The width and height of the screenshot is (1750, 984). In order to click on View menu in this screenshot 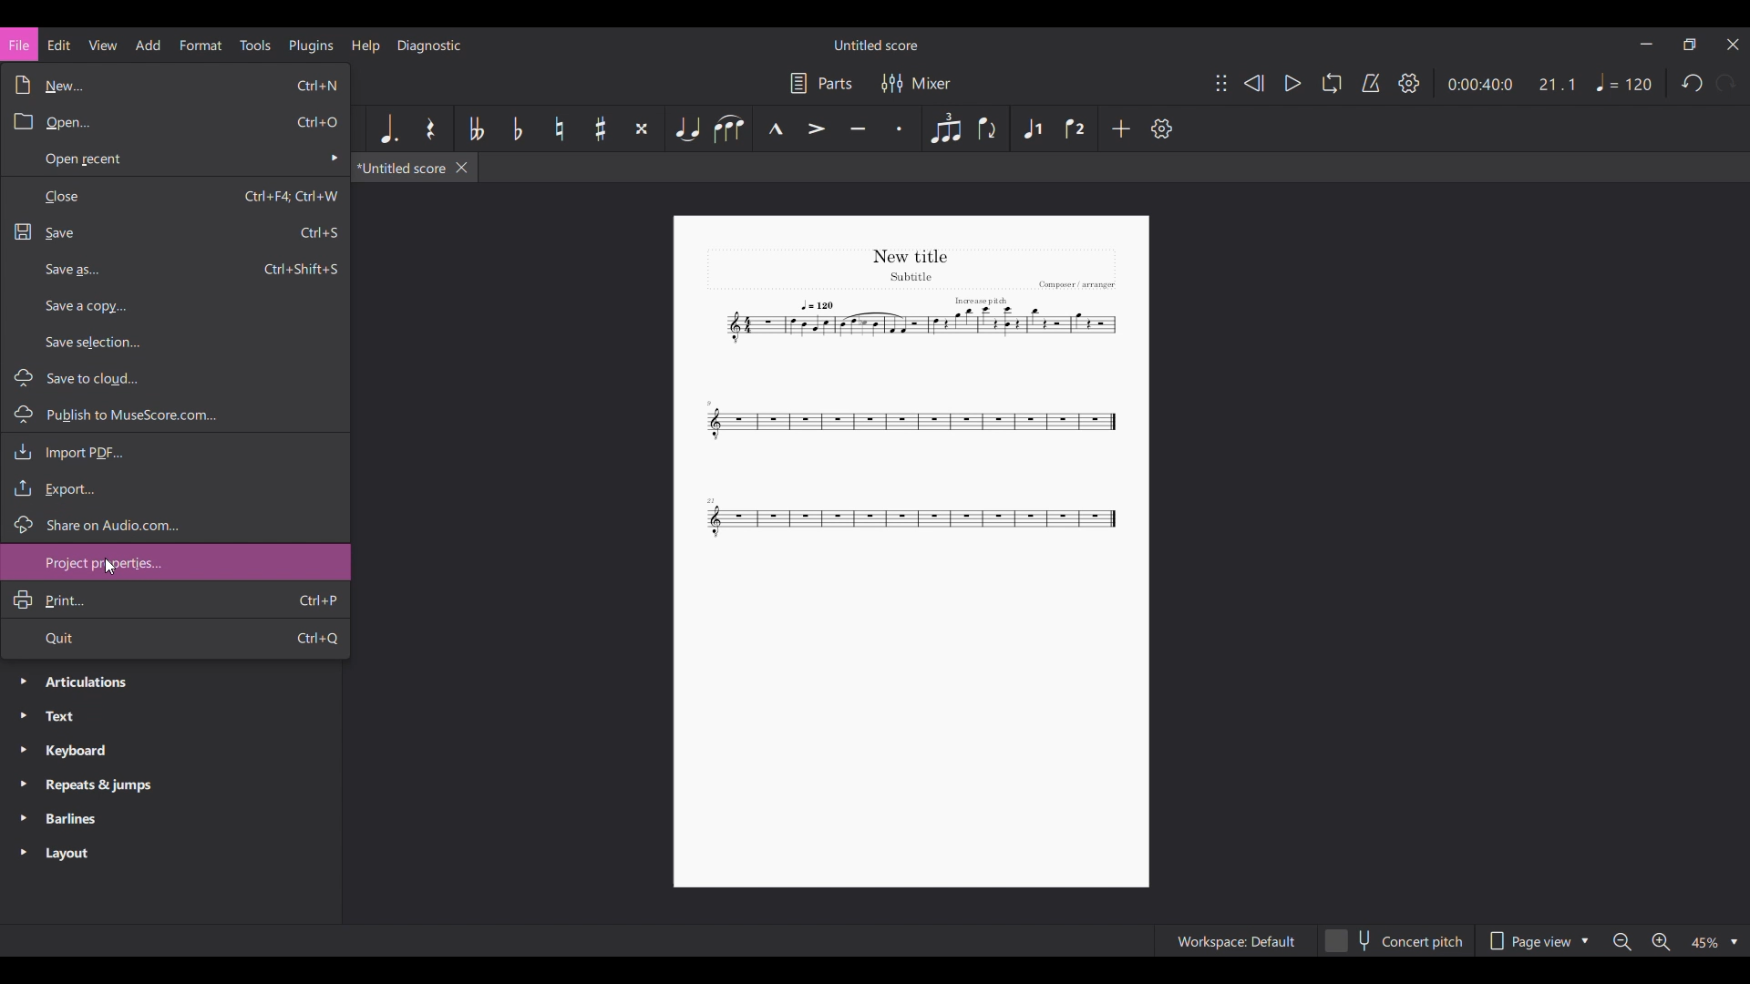, I will do `click(103, 45)`.